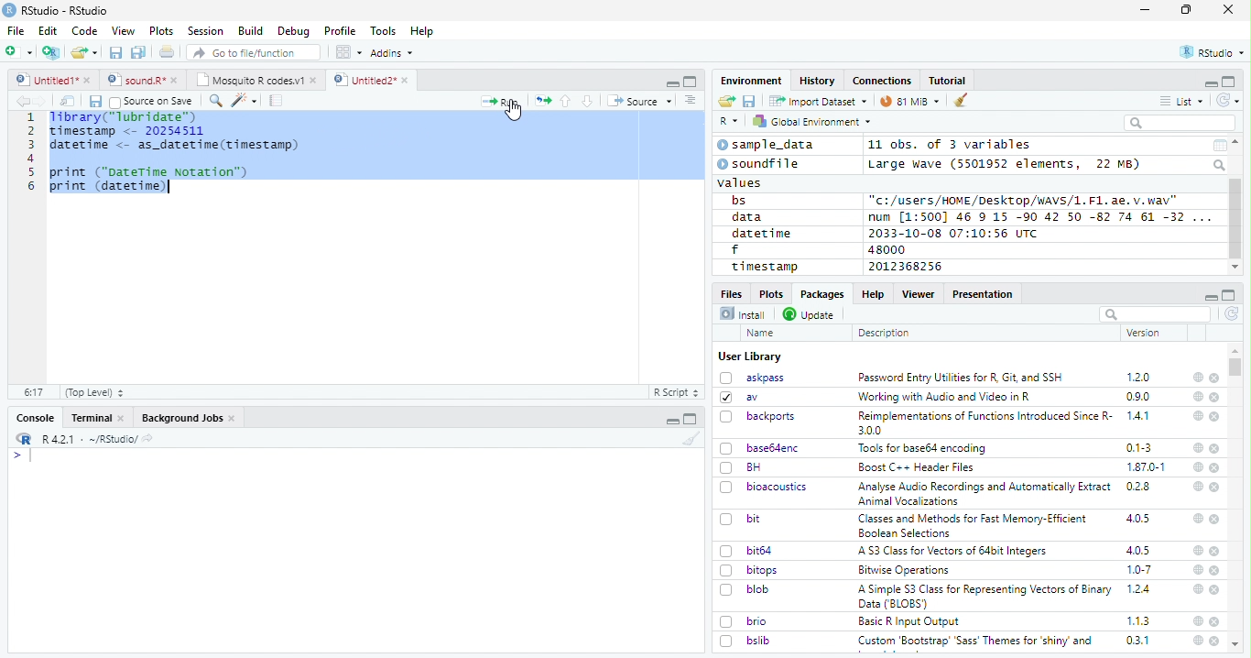 The image size is (1251, 658). I want to click on Help, so click(872, 293).